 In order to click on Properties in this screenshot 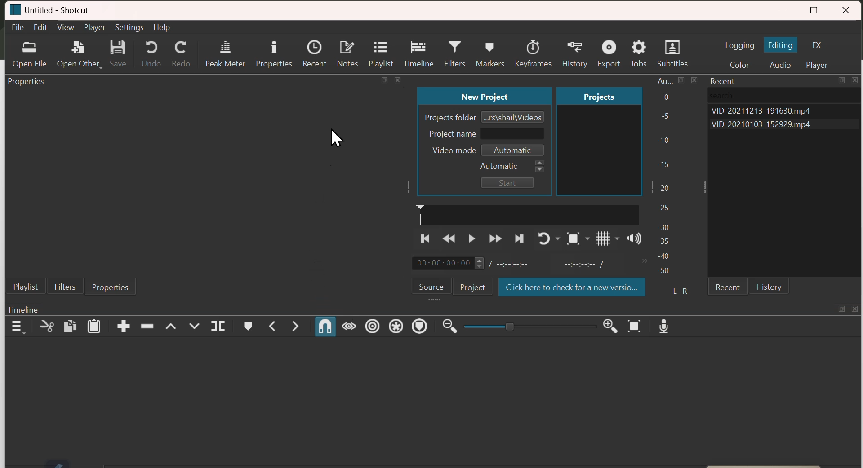, I will do `click(26, 81)`.